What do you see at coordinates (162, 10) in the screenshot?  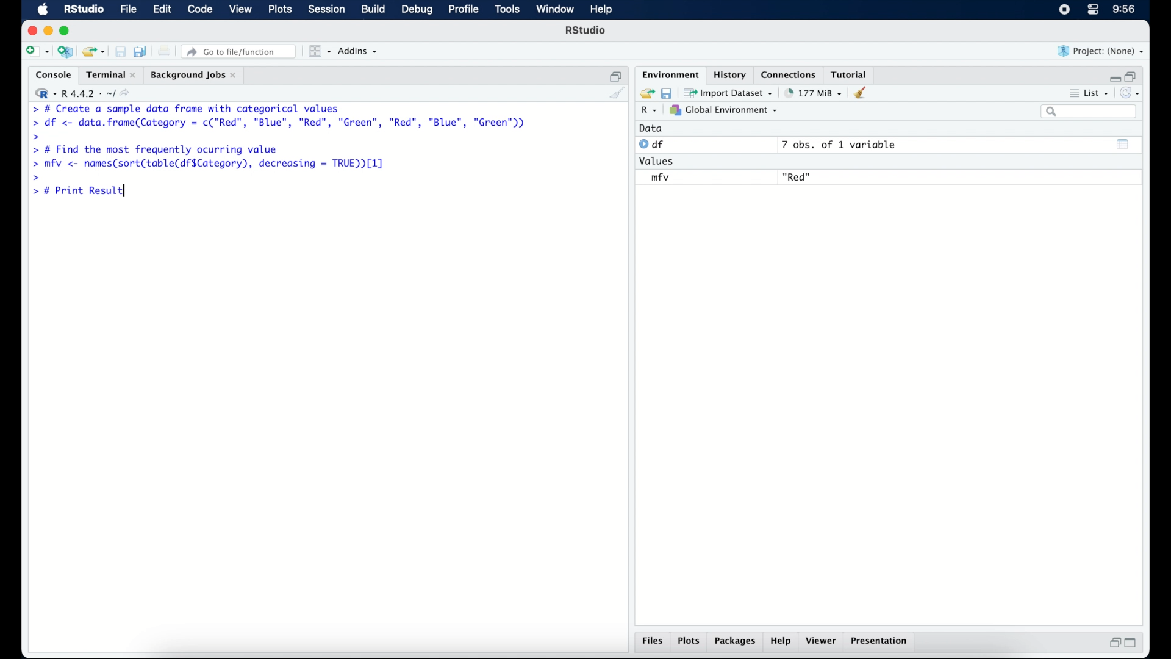 I see `edit` at bounding box center [162, 10].